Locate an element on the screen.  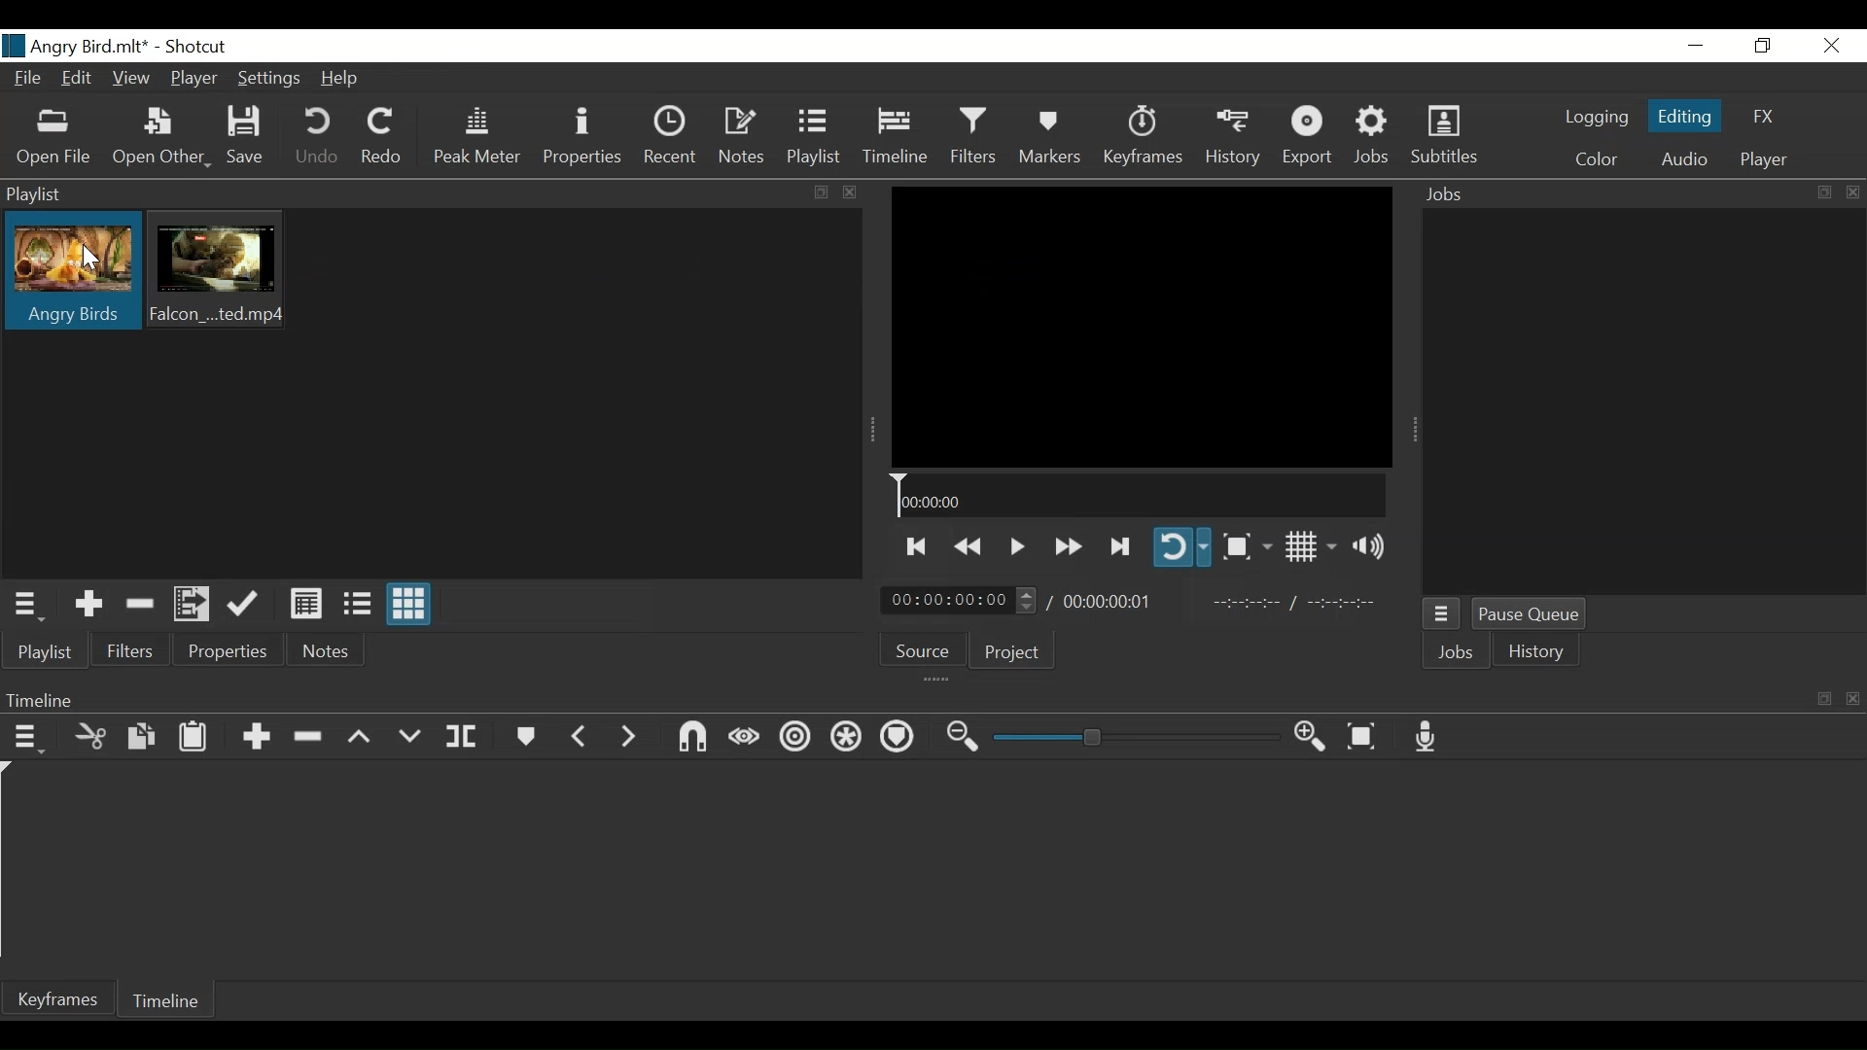
Settings is located at coordinates (272, 78).